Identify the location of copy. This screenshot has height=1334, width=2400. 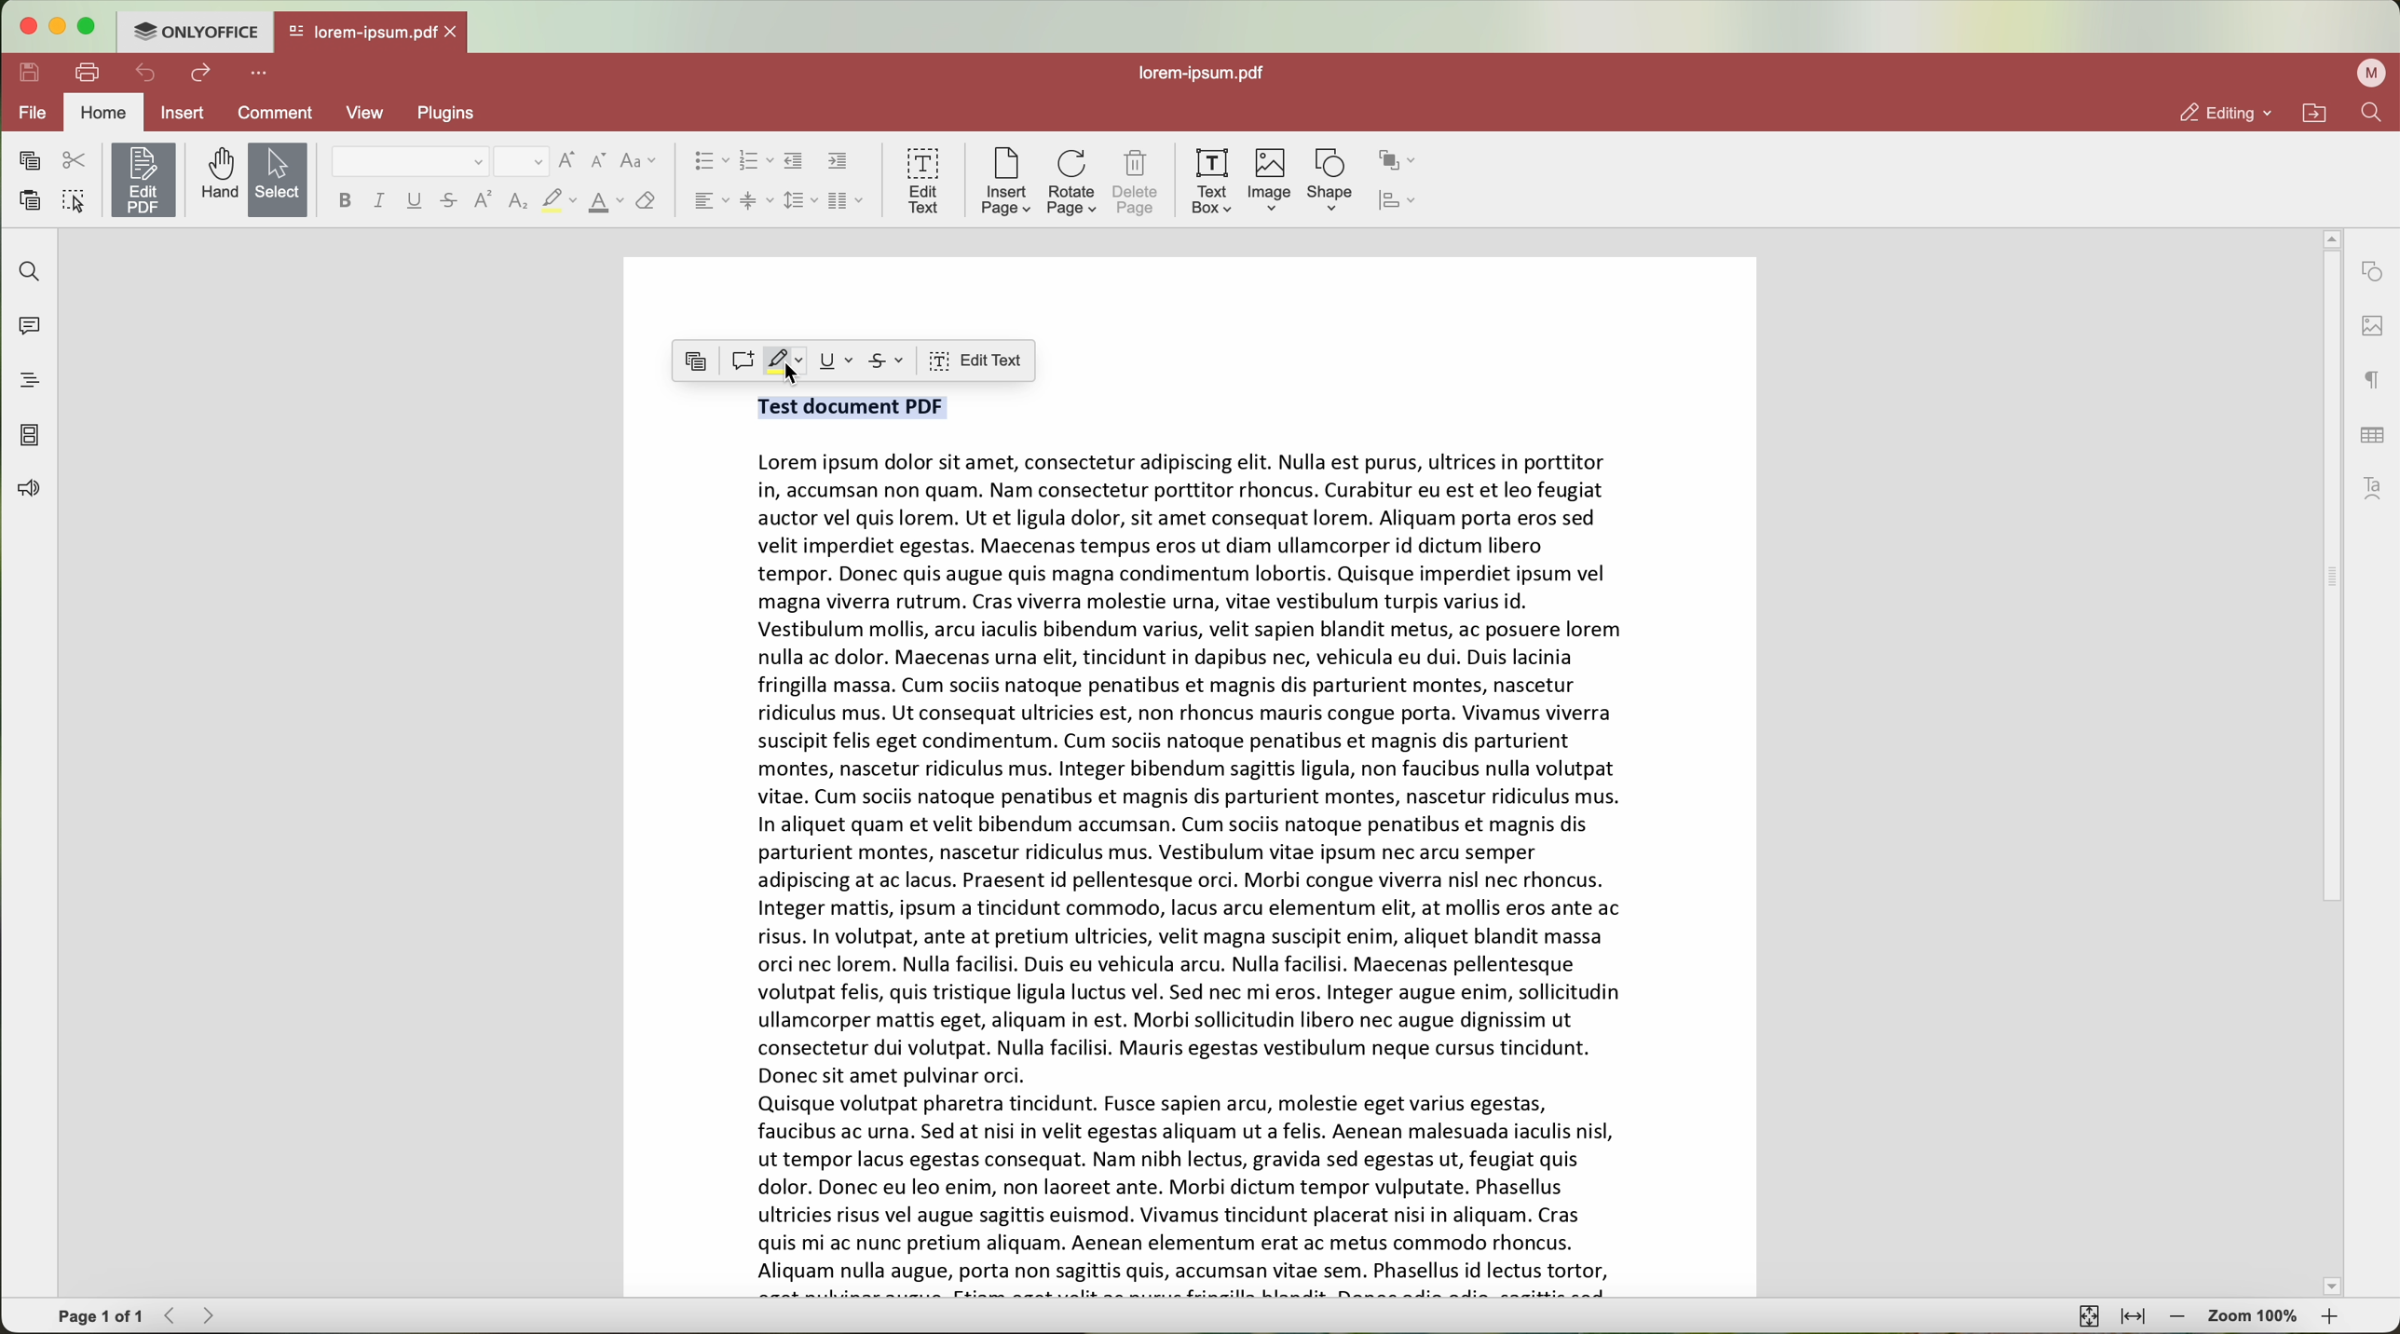
(697, 361).